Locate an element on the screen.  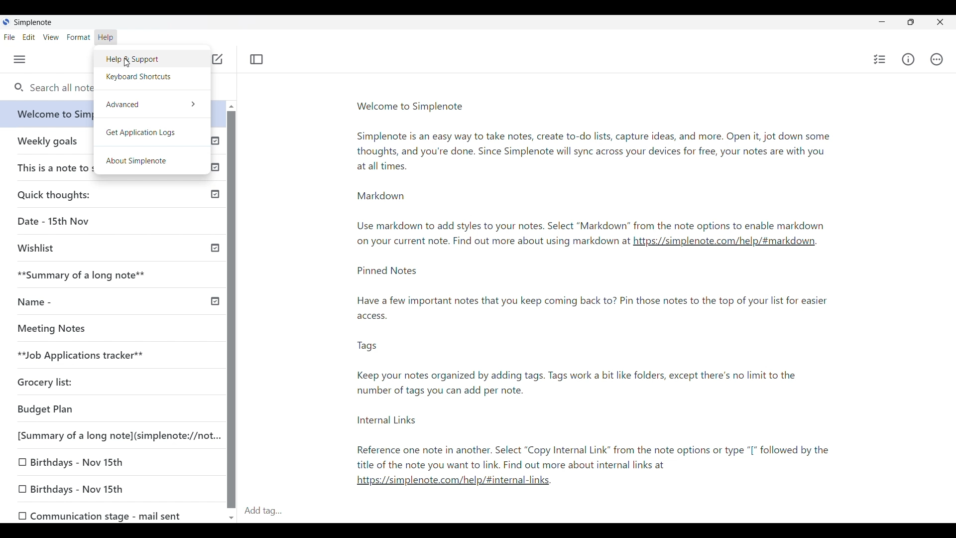
Minimize is located at coordinates (882, 22).